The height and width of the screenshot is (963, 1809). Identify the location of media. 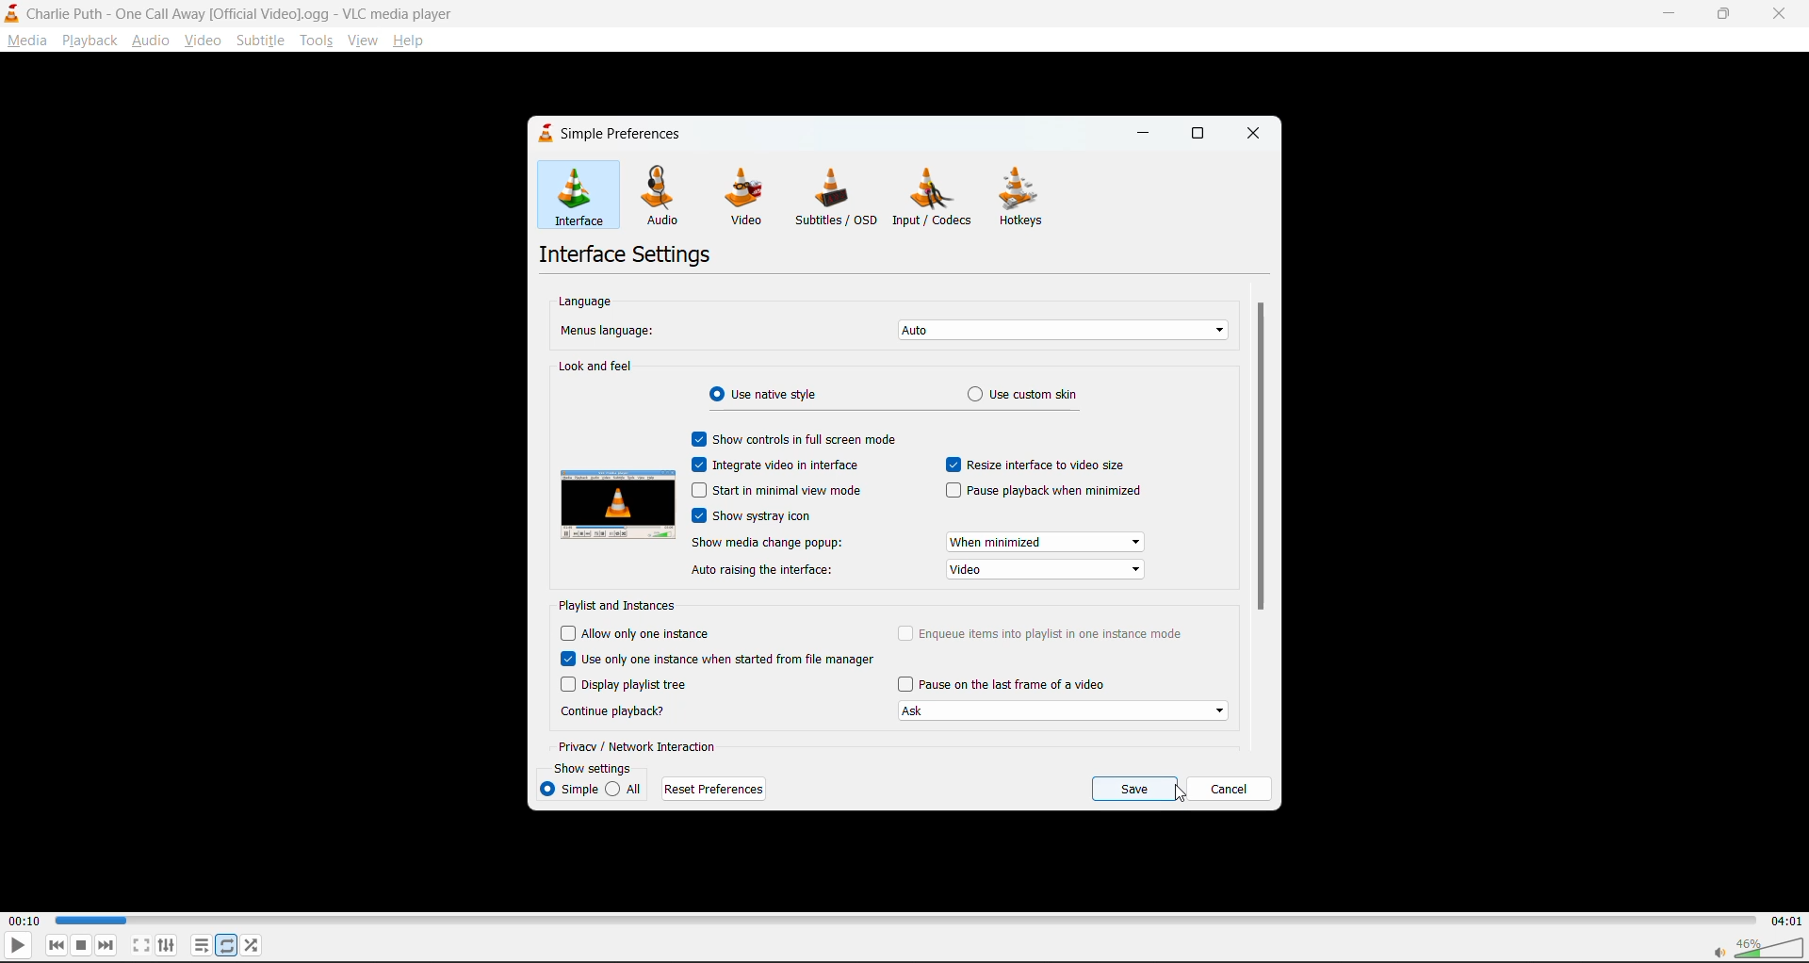
(24, 42).